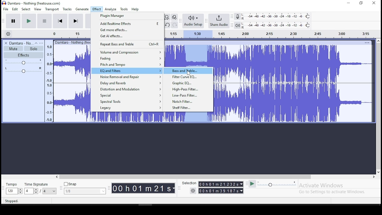  Describe the element at coordinates (174, 188) in the screenshot. I see `drop down` at that location.